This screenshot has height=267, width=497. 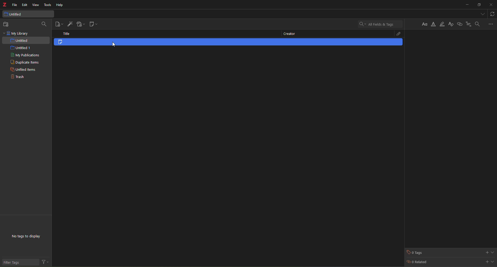 I want to click on tools, so click(x=48, y=5).